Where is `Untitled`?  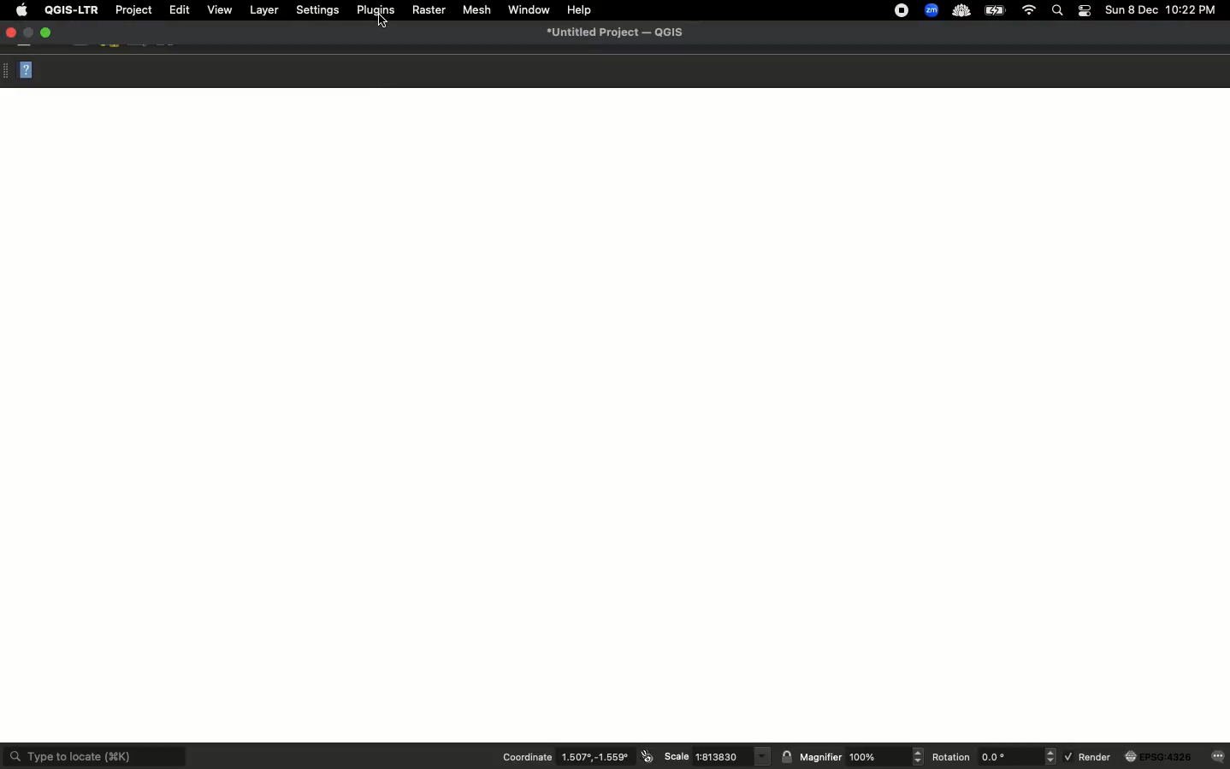 Untitled is located at coordinates (615, 32).